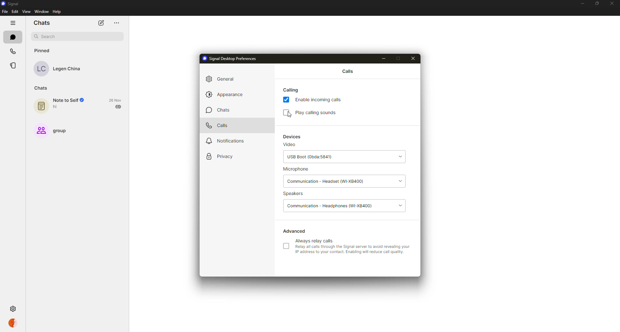 The width and height of the screenshot is (620, 332). What do you see at coordinates (119, 106) in the screenshot?
I see `sent` at bounding box center [119, 106].